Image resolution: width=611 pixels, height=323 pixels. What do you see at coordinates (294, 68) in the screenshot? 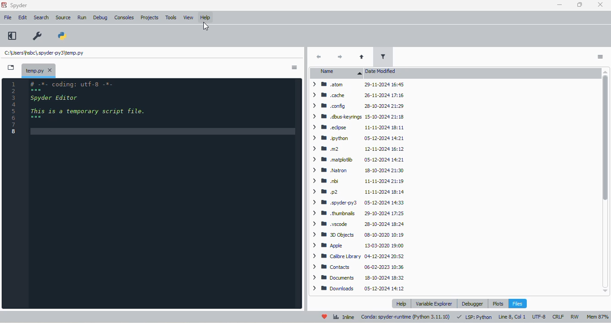
I see `options` at bounding box center [294, 68].